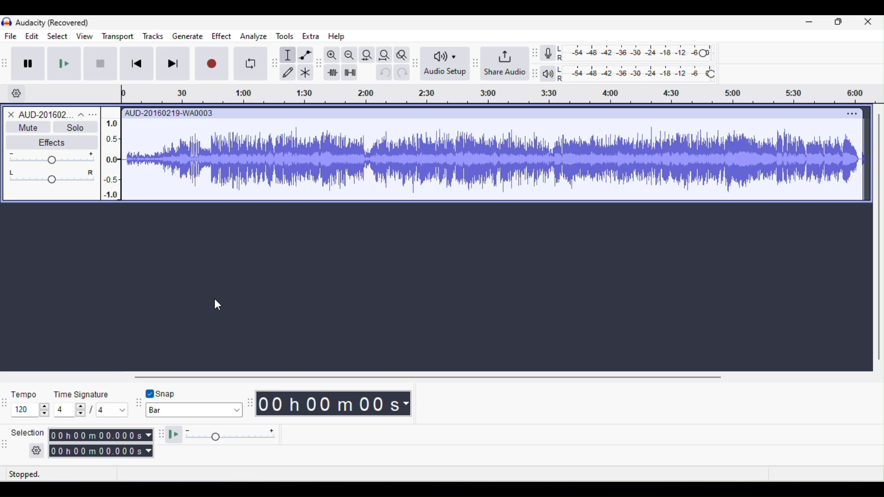 Image resolution: width=884 pixels, height=497 pixels. Describe the element at coordinates (139, 404) in the screenshot. I see `audacity snapping toolbar` at that location.